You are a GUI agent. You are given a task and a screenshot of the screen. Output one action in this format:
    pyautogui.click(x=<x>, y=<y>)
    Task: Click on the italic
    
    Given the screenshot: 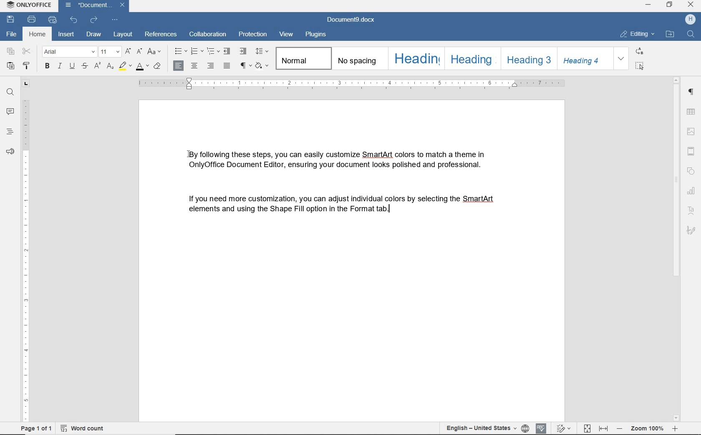 What is the action you would take?
    pyautogui.click(x=60, y=66)
    